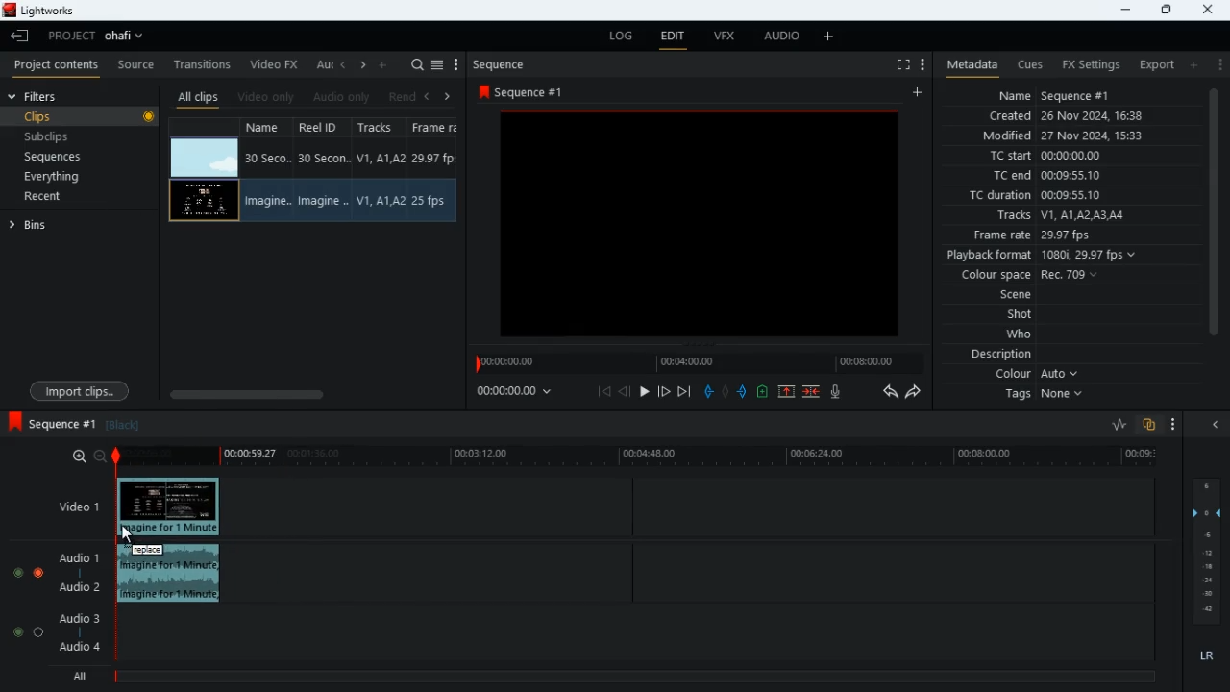  What do you see at coordinates (82, 561) in the screenshot?
I see `audio 1` at bounding box center [82, 561].